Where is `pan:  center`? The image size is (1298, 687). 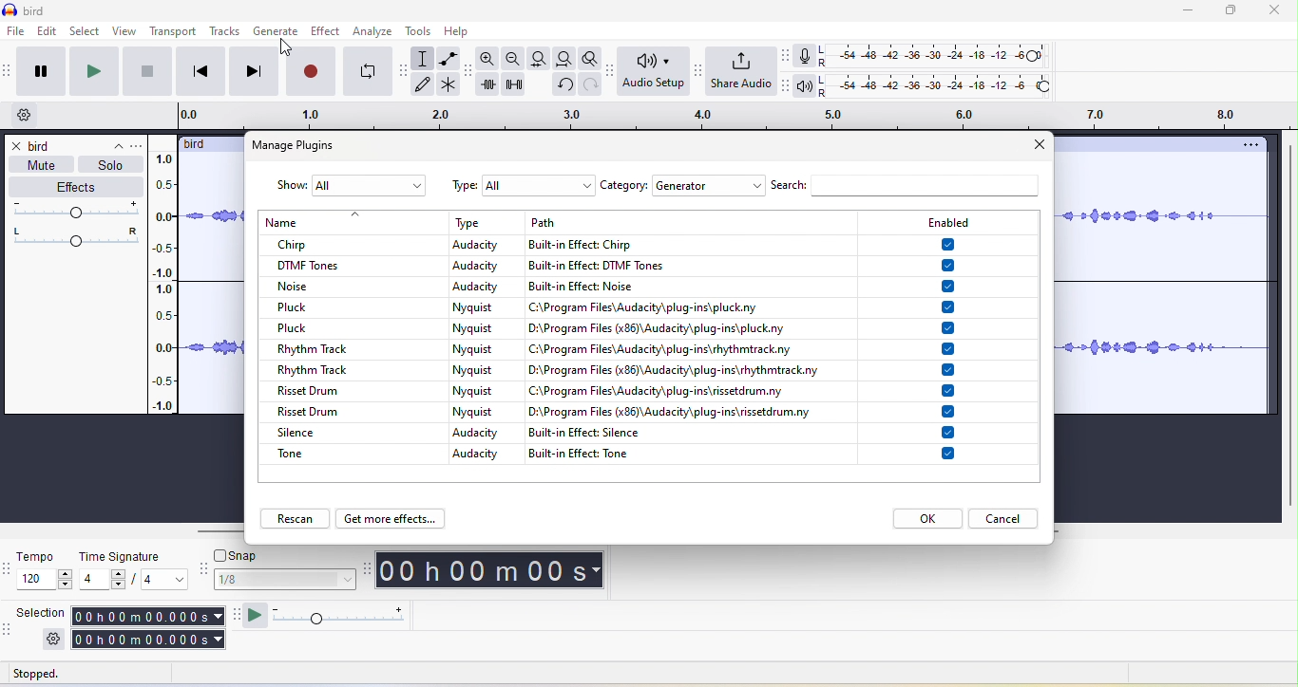 pan:  center is located at coordinates (74, 237).